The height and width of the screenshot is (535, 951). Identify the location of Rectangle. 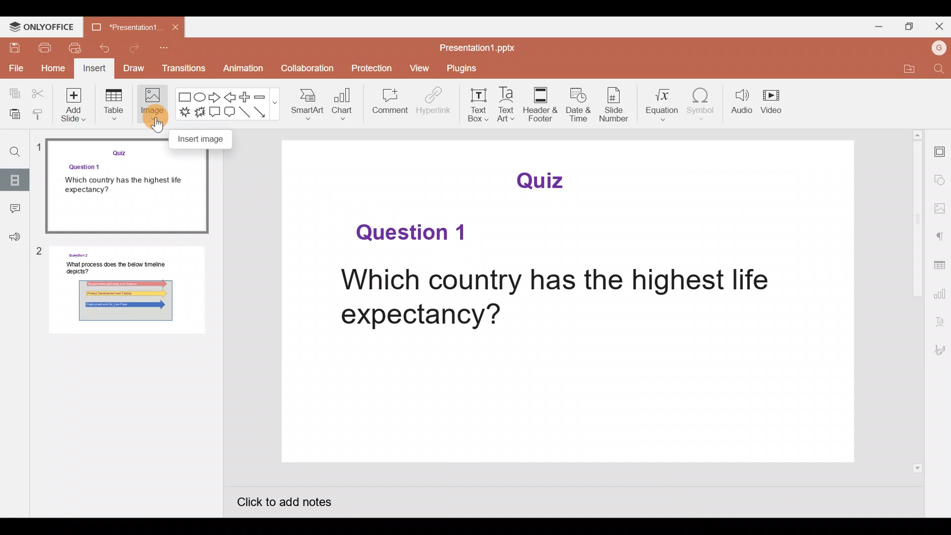
(182, 96).